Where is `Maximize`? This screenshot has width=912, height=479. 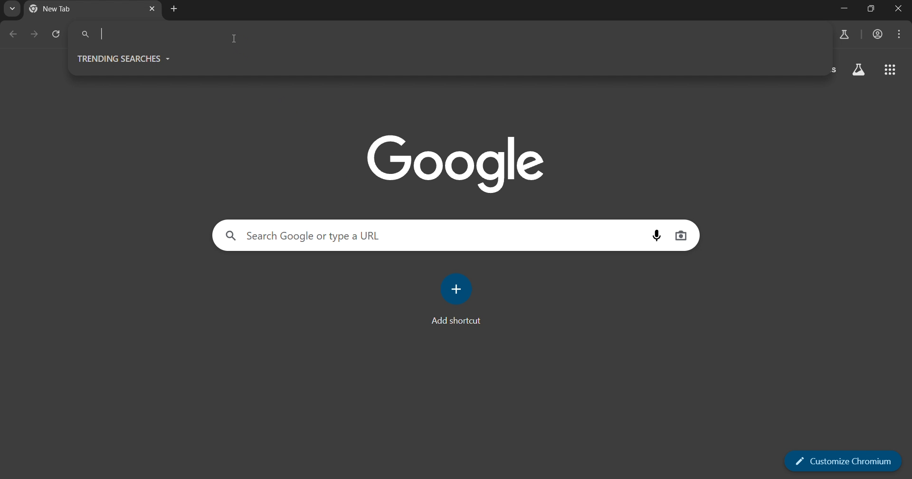
Maximize is located at coordinates (872, 10).